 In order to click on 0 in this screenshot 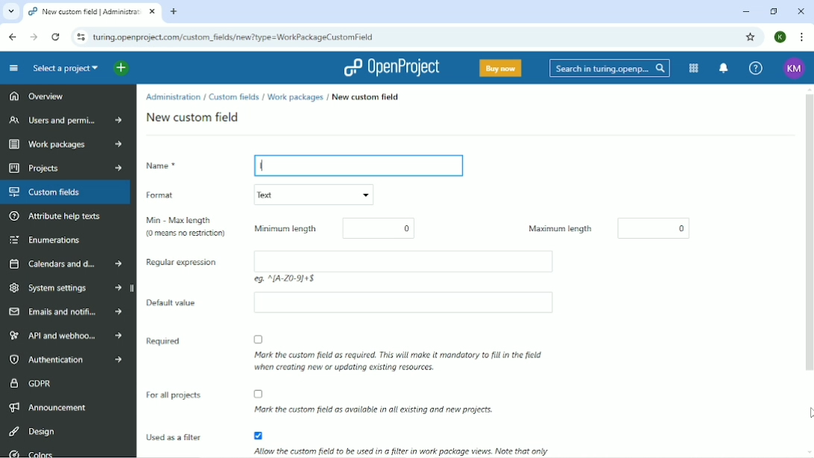, I will do `click(386, 227)`.